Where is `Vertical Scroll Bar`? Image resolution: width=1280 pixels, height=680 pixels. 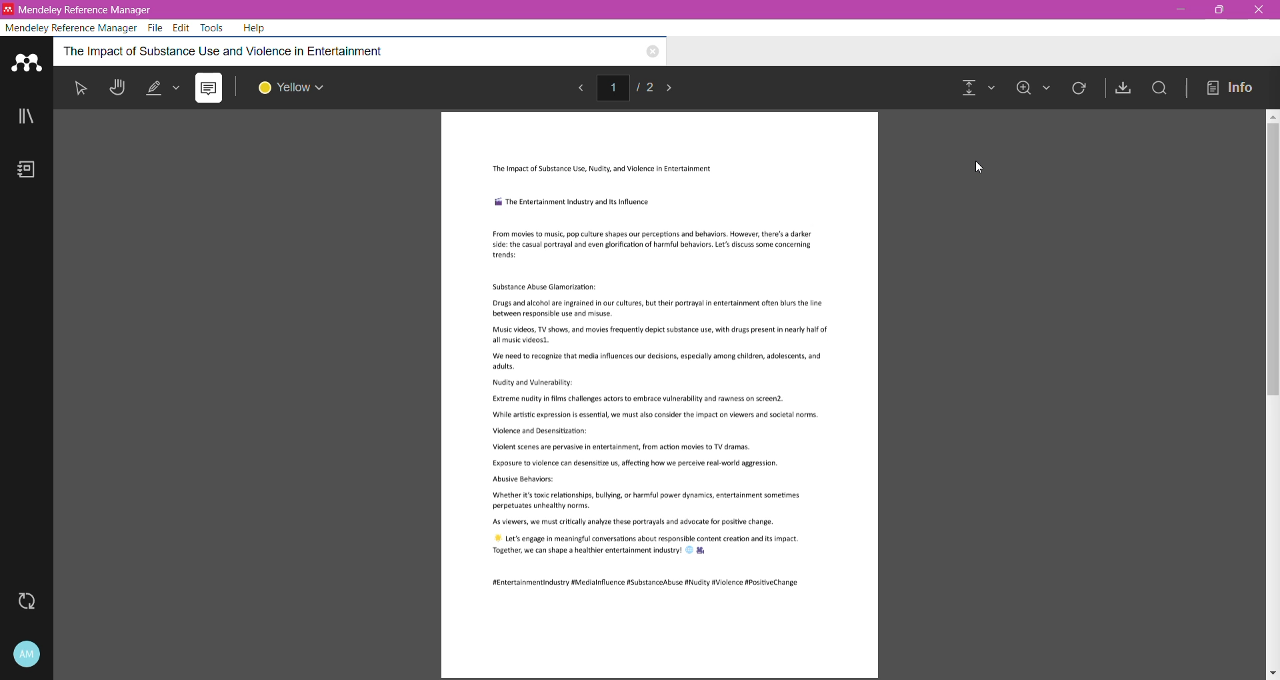 Vertical Scroll Bar is located at coordinates (1272, 395).